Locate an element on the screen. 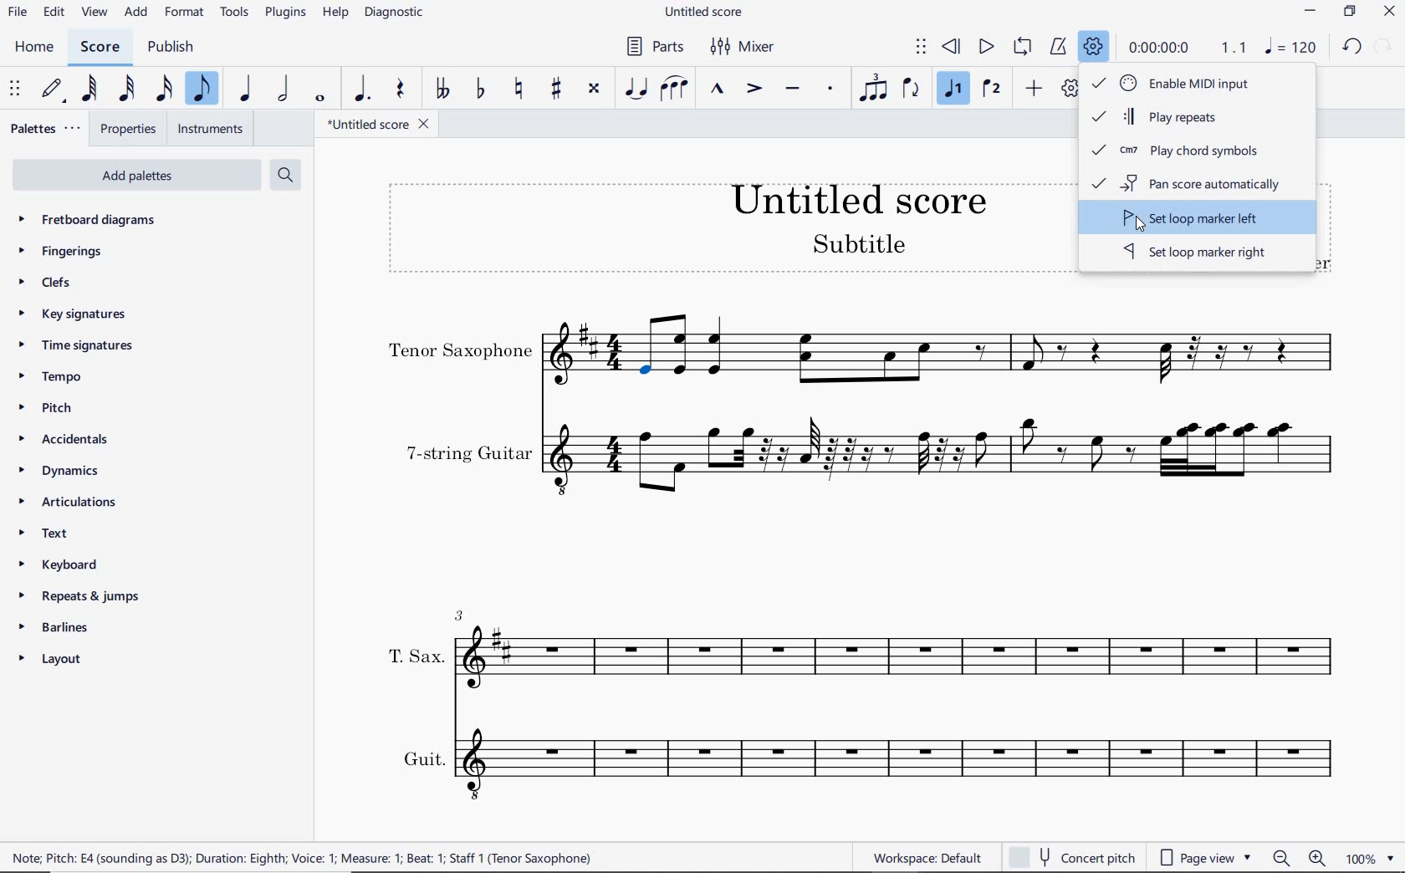 The image size is (1405, 873). REDO is located at coordinates (1385, 44).